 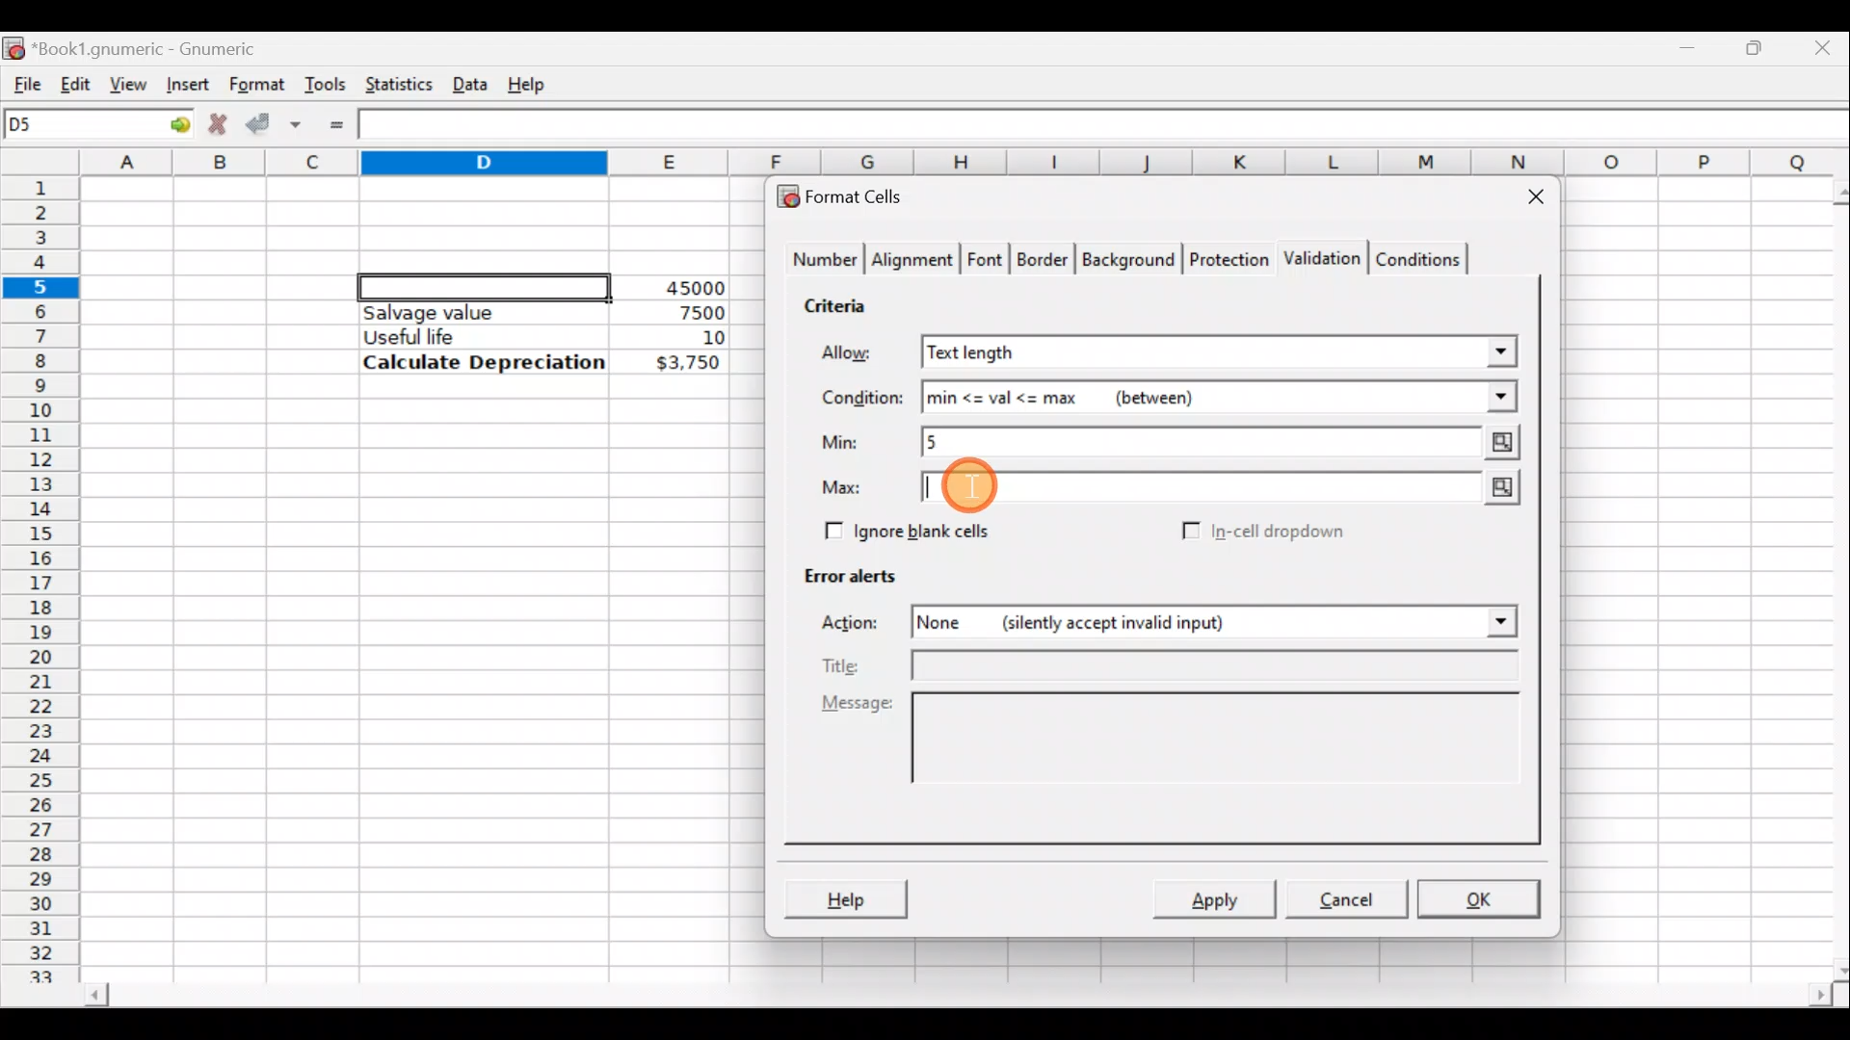 What do you see at coordinates (913, 262) in the screenshot?
I see `Alignment` at bounding box center [913, 262].